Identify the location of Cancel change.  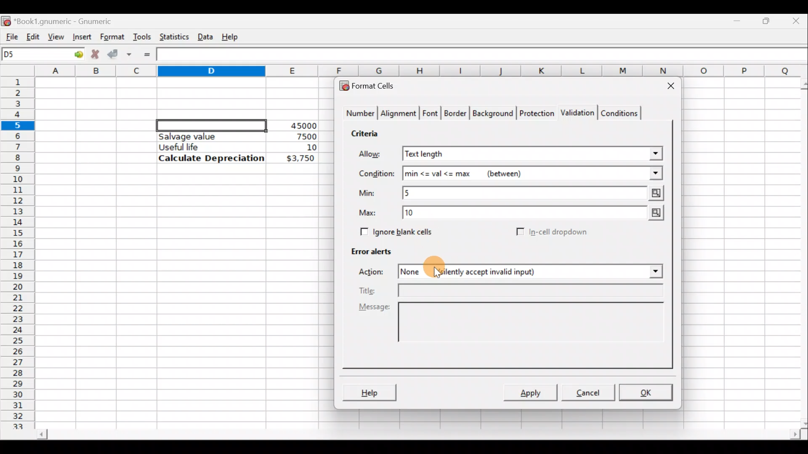
(94, 53).